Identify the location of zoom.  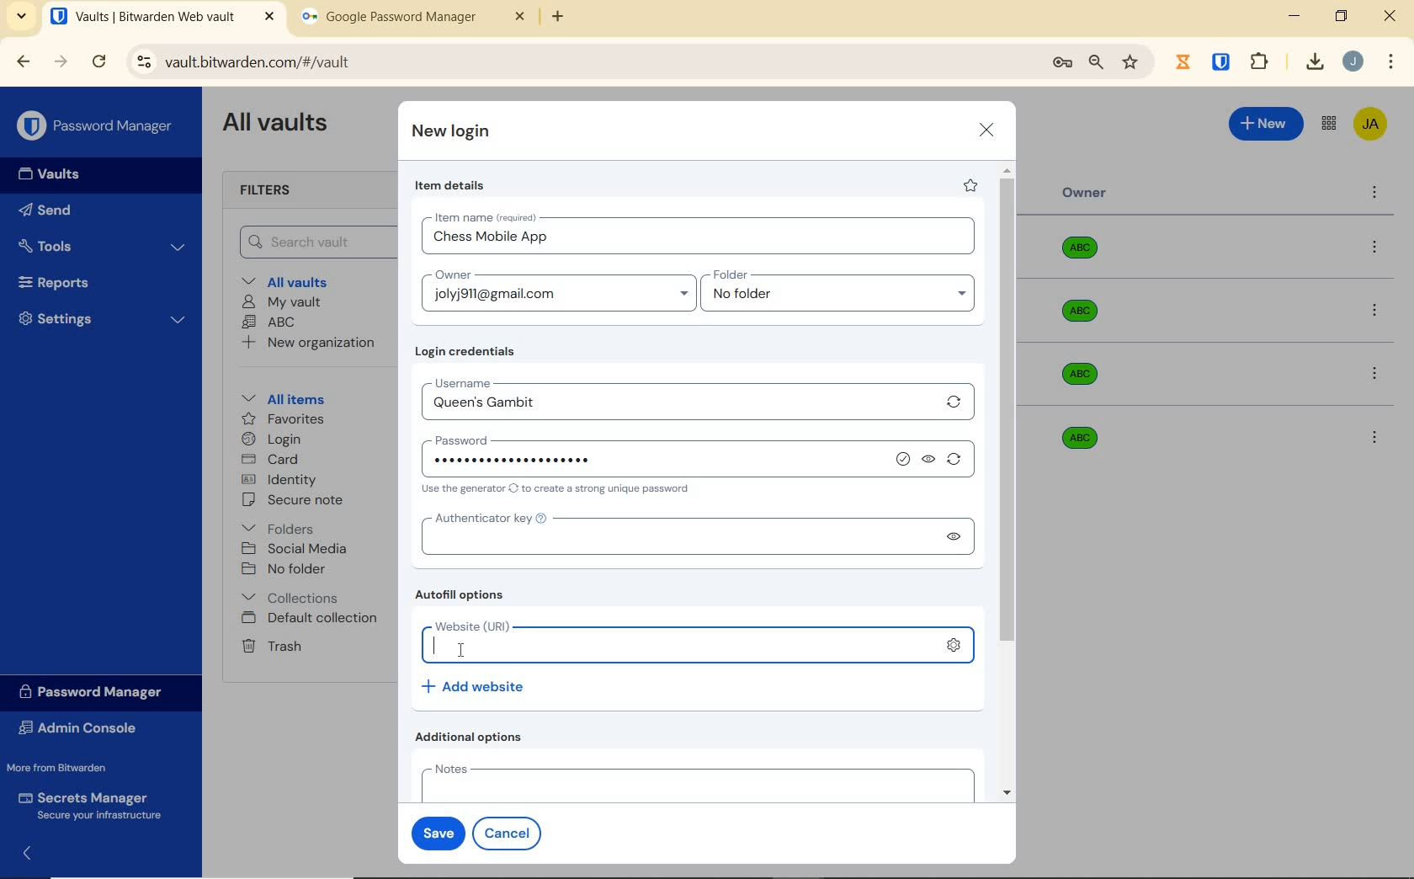
(1095, 62).